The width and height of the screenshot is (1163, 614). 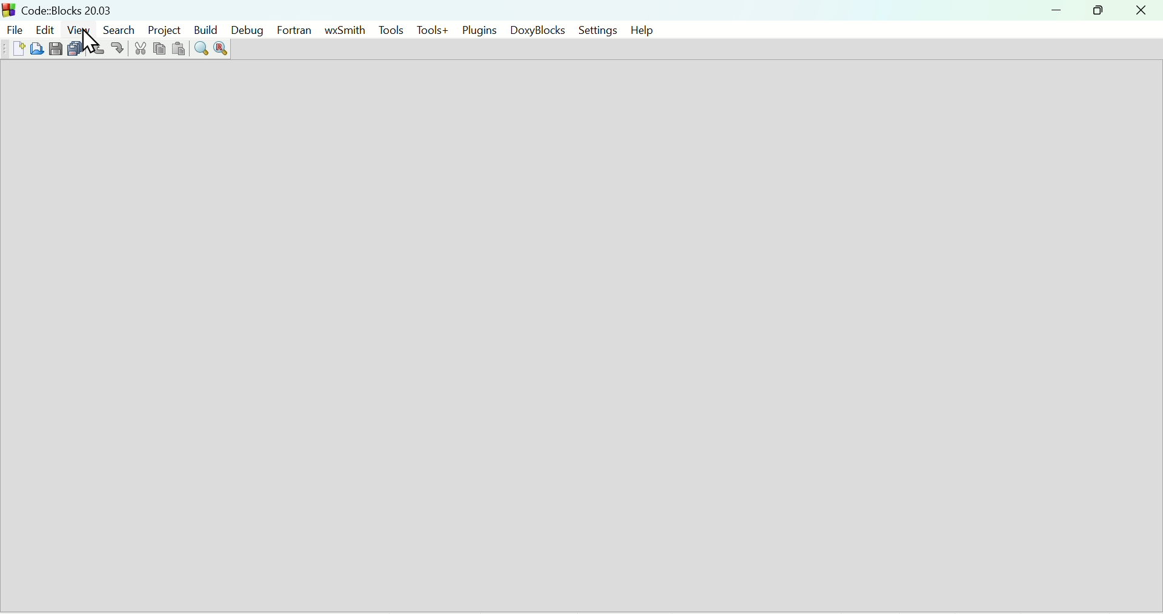 I want to click on Save everything, so click(x=75, y=48).